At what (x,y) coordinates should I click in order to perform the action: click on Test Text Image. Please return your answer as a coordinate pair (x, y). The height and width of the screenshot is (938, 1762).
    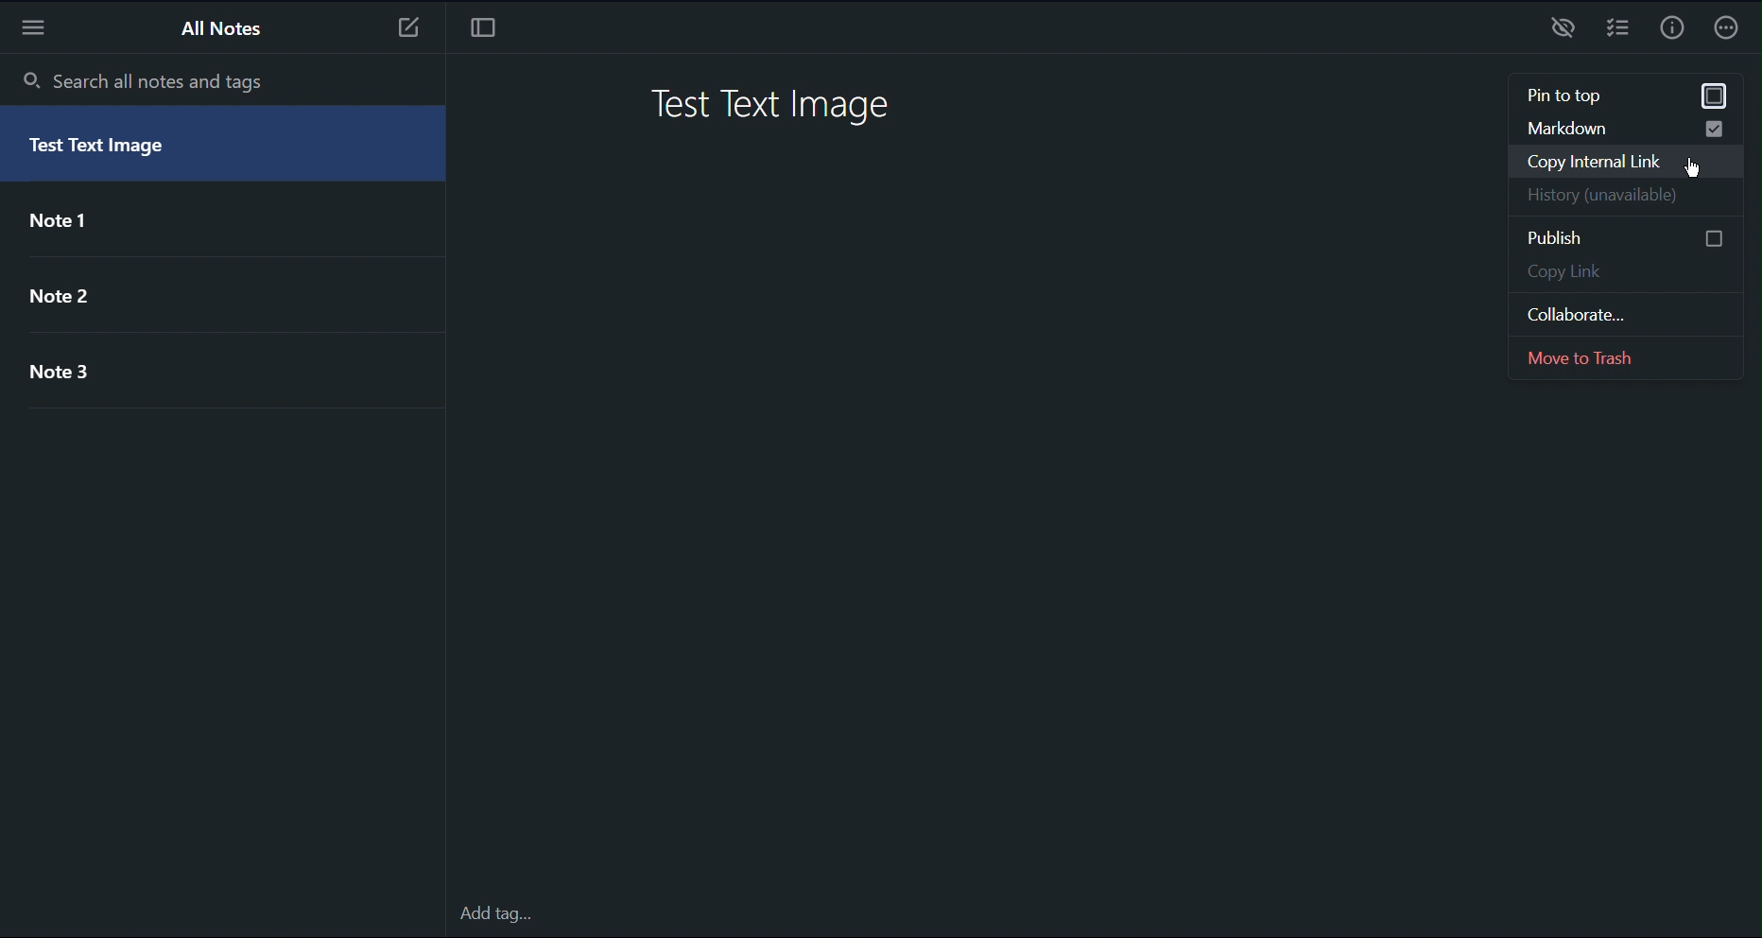
    Looking at the image, I should click on (778, 106).